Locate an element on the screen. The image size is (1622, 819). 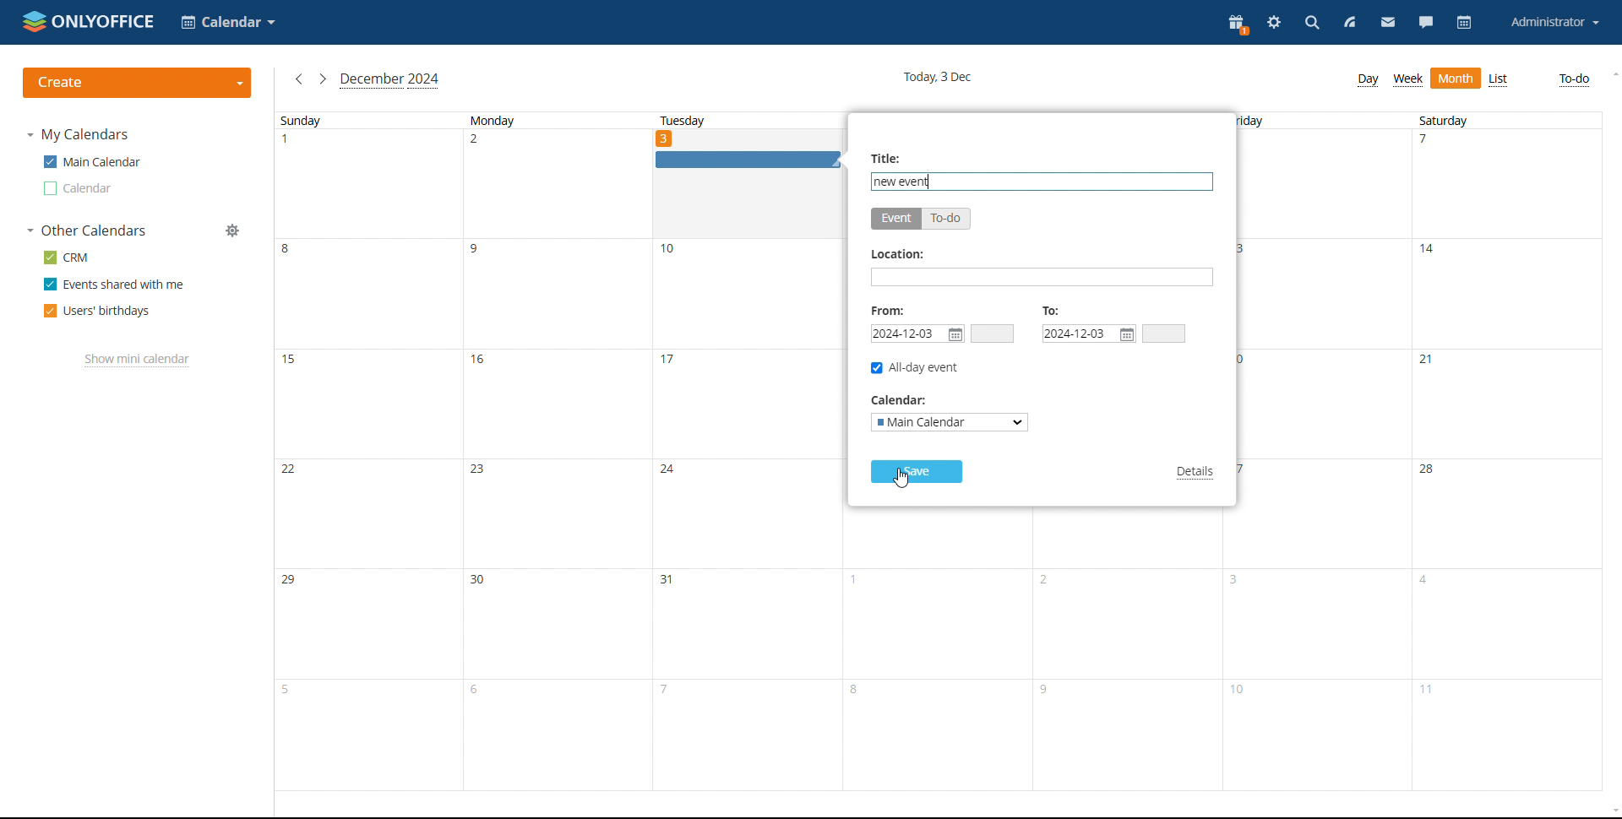
start time is located at coordinates (992, 334).